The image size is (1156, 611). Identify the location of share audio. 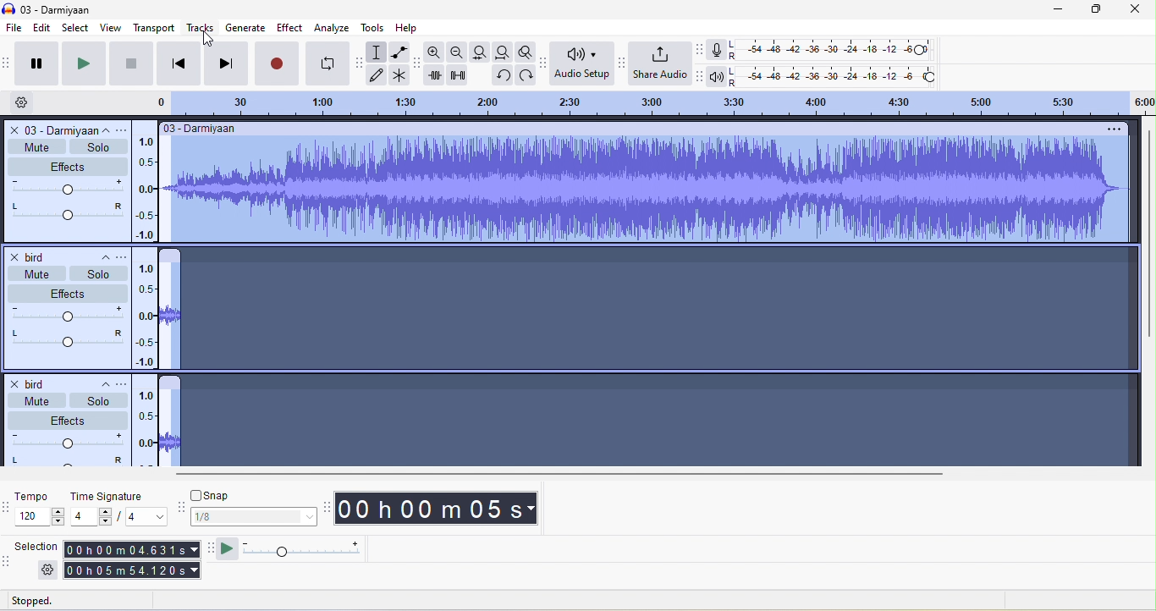
(663, 63).